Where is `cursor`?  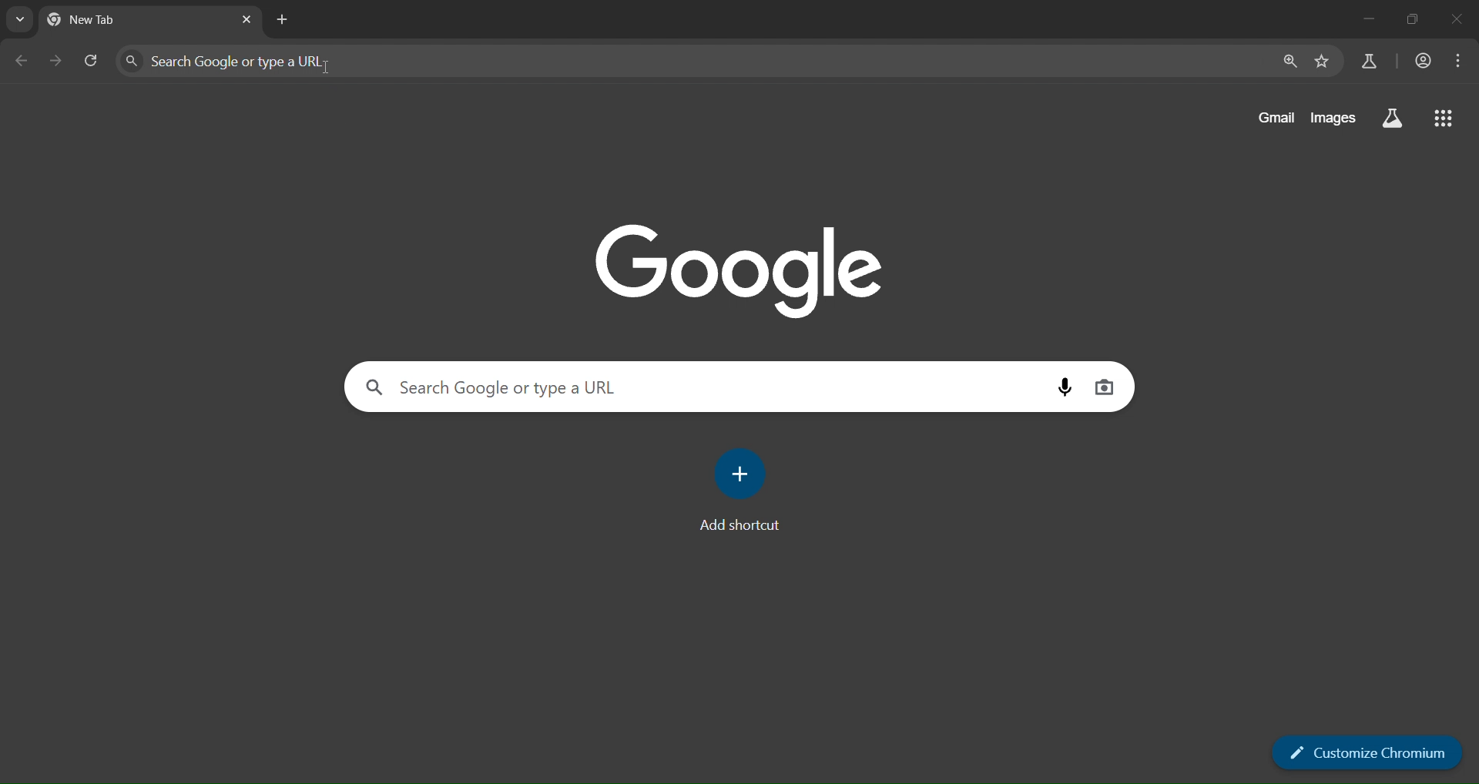
cursor is located at coordinates (327, 69).